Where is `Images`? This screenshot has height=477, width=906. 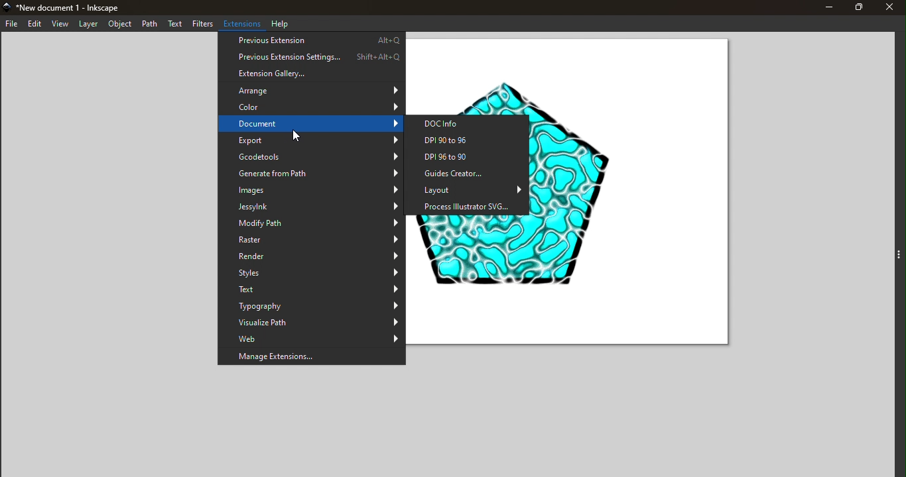
Images is located at coordinates (311, 189).